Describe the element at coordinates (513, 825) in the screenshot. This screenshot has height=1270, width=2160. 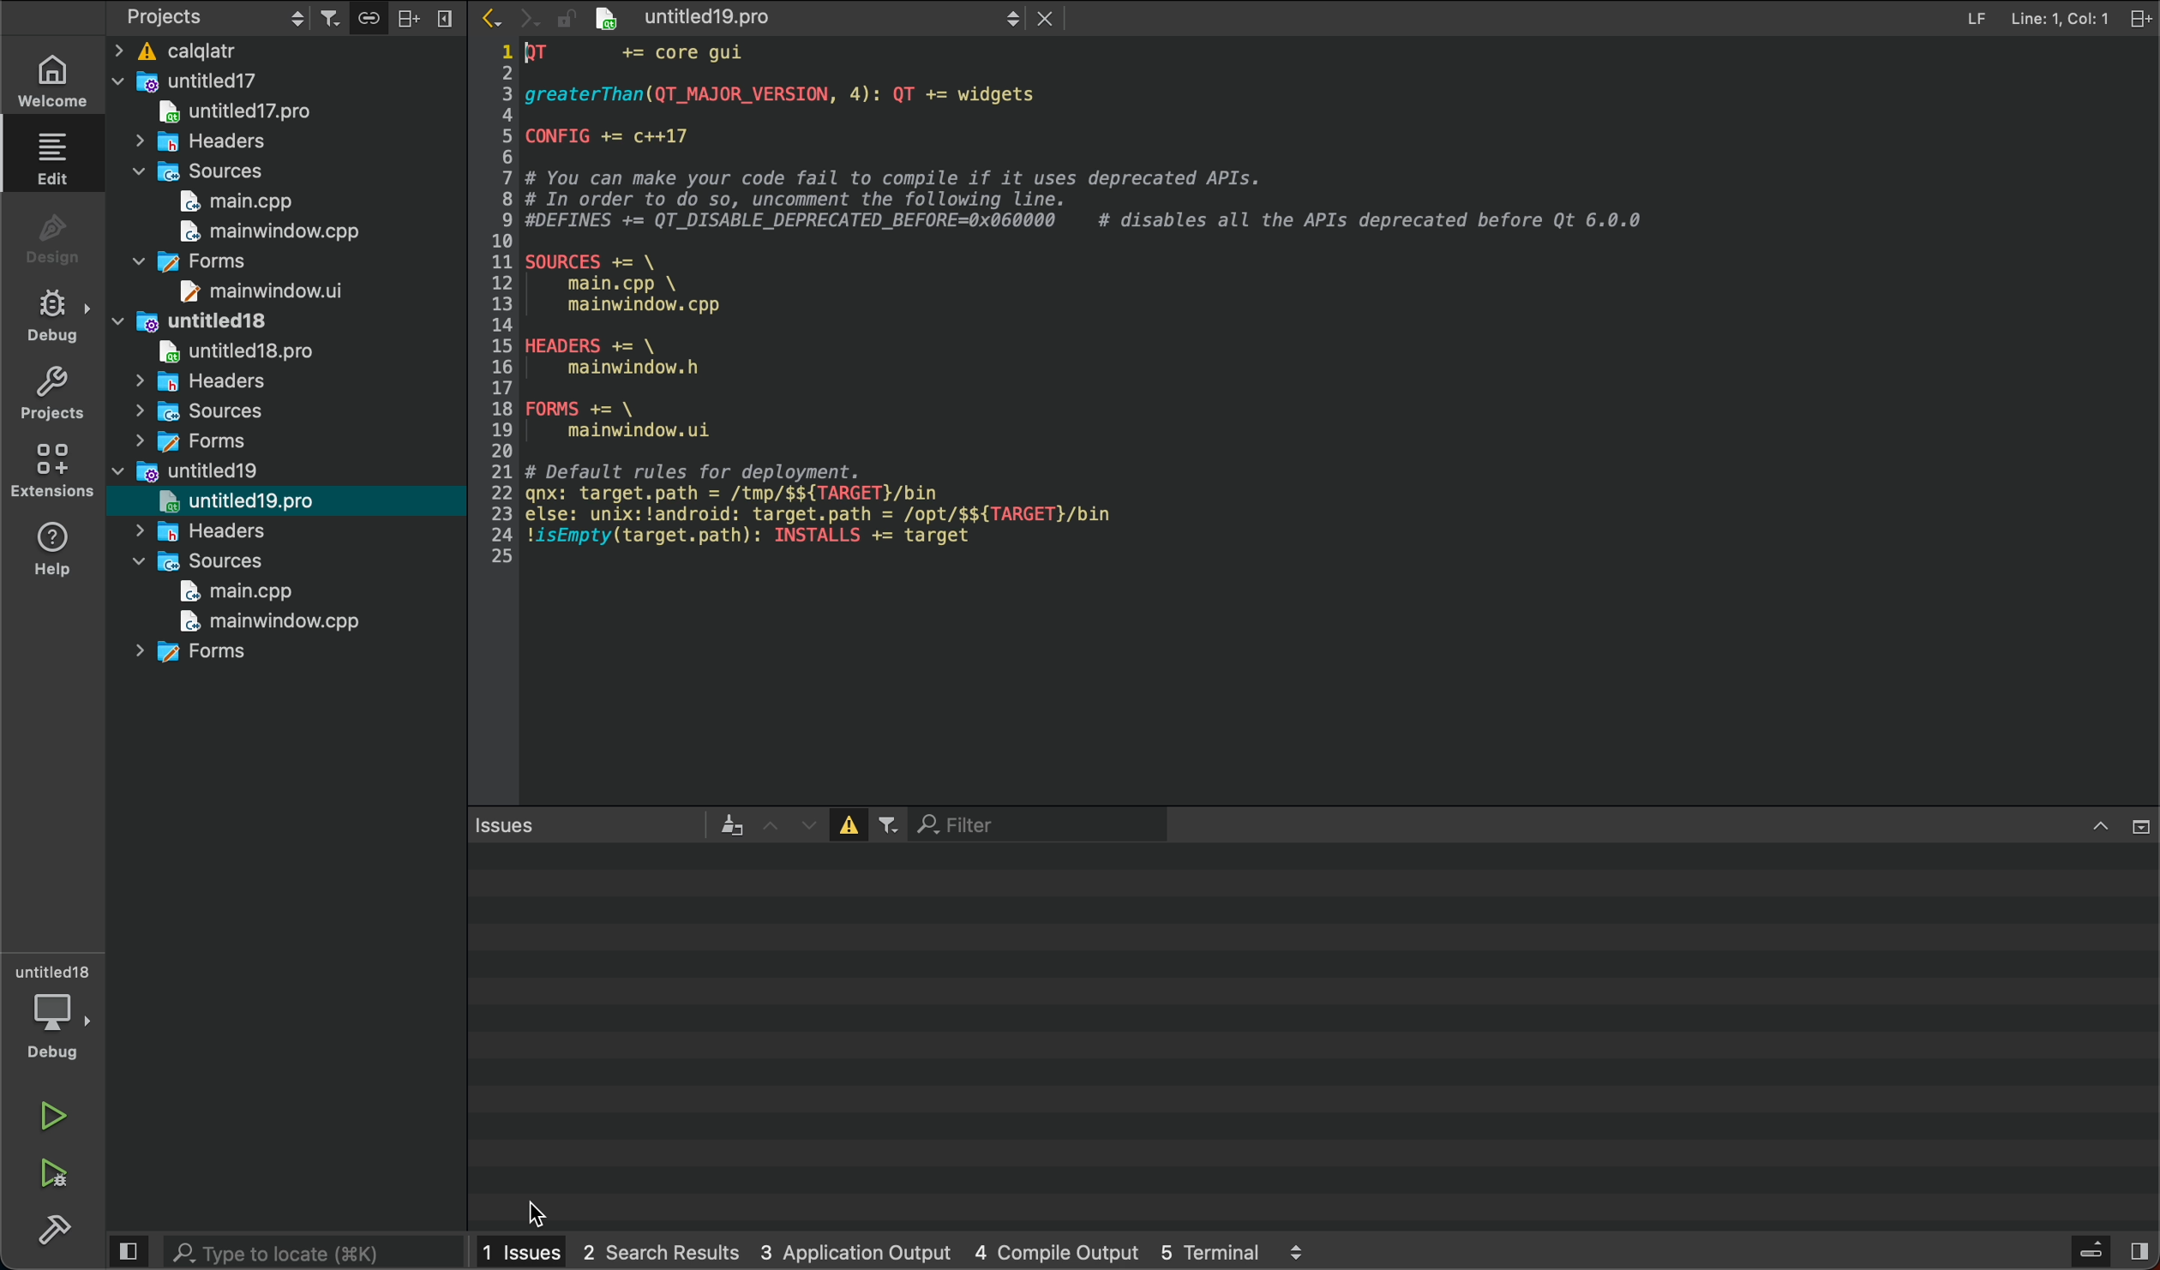
I see `Issues` at that location.